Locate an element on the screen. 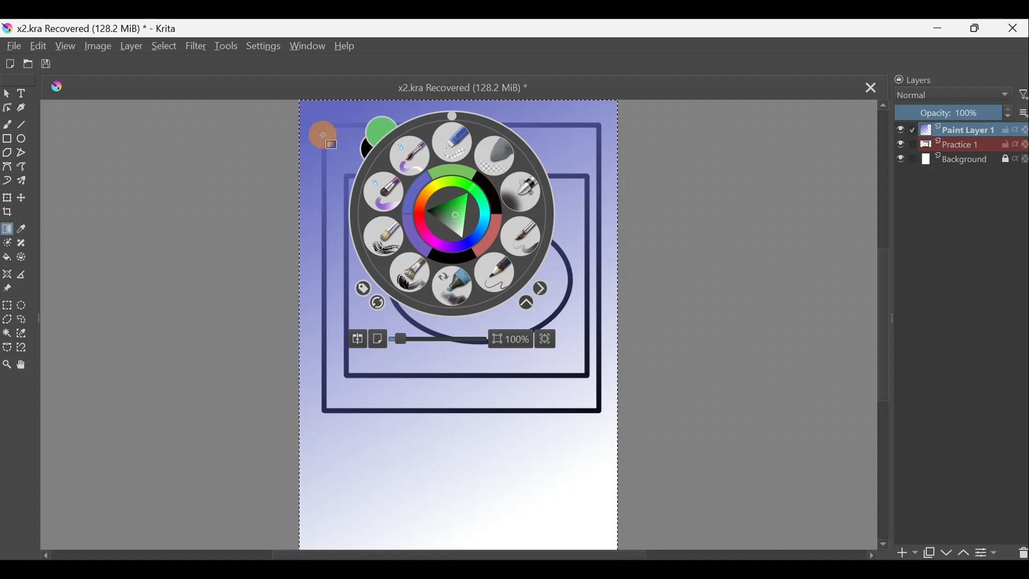 This screenshot has width=1029, height=579. Magnetic curve selection tool is located at coordinates (23, 352).